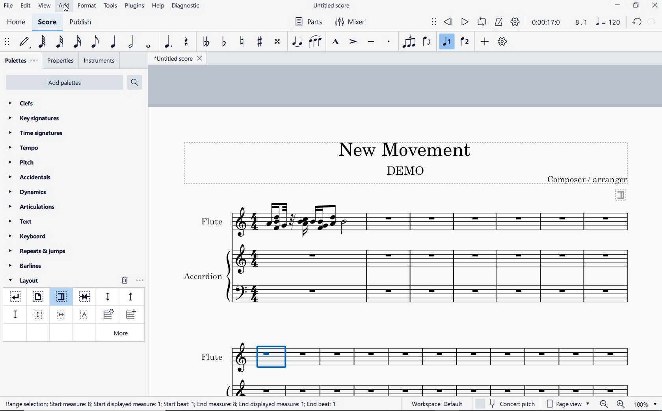  Describe the element at coordinates (177, 59) in the screenshot. I see `file name` at that location.